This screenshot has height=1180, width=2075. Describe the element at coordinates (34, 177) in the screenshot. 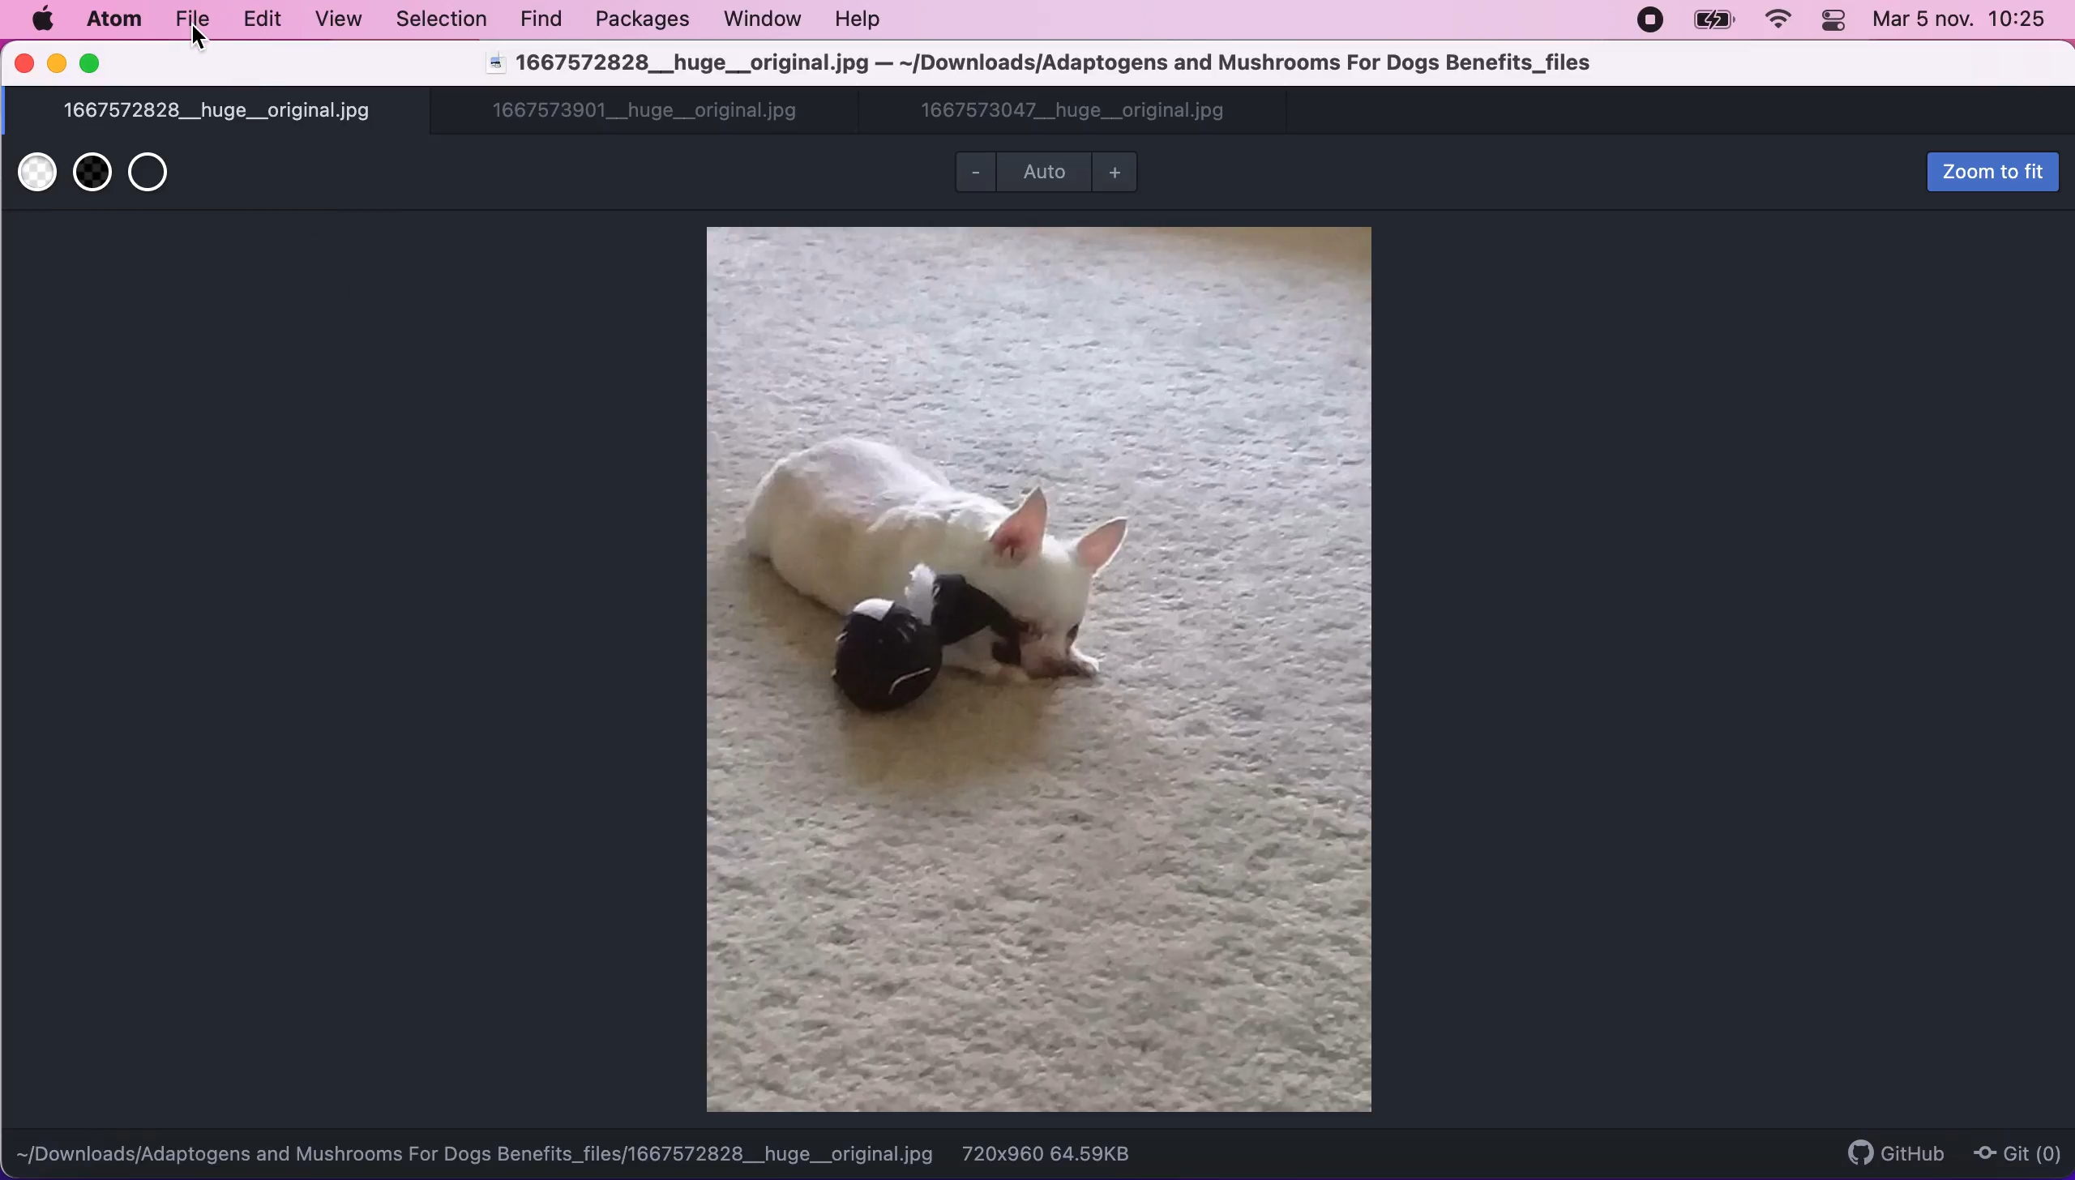

I see `use white transparent background` at that location.